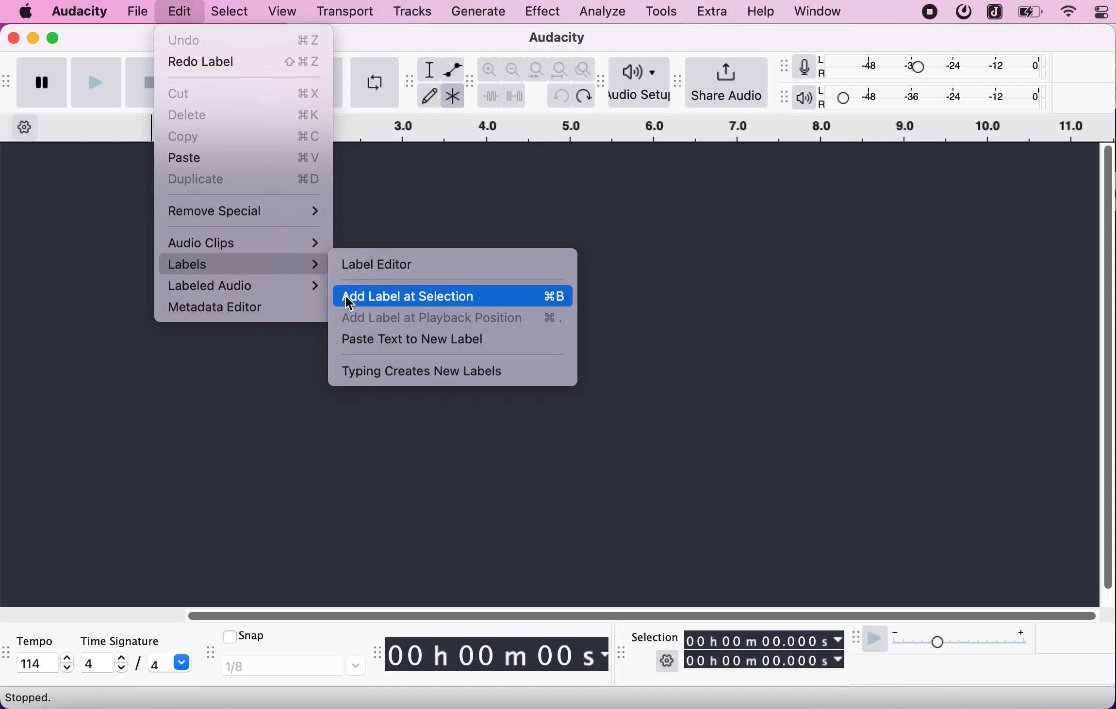 This screenshot has height=709, width=1116. I want to click on effect, so click(542, 13).